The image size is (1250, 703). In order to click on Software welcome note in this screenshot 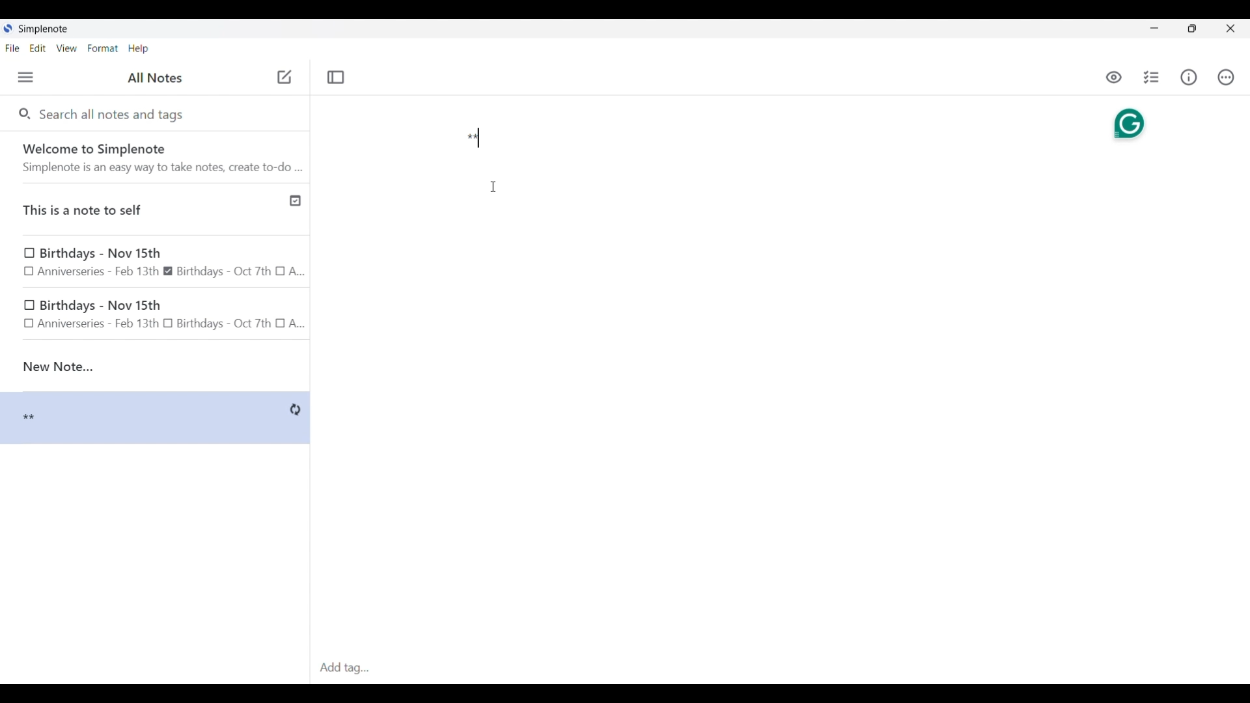, I will do `click(158, 157)`.